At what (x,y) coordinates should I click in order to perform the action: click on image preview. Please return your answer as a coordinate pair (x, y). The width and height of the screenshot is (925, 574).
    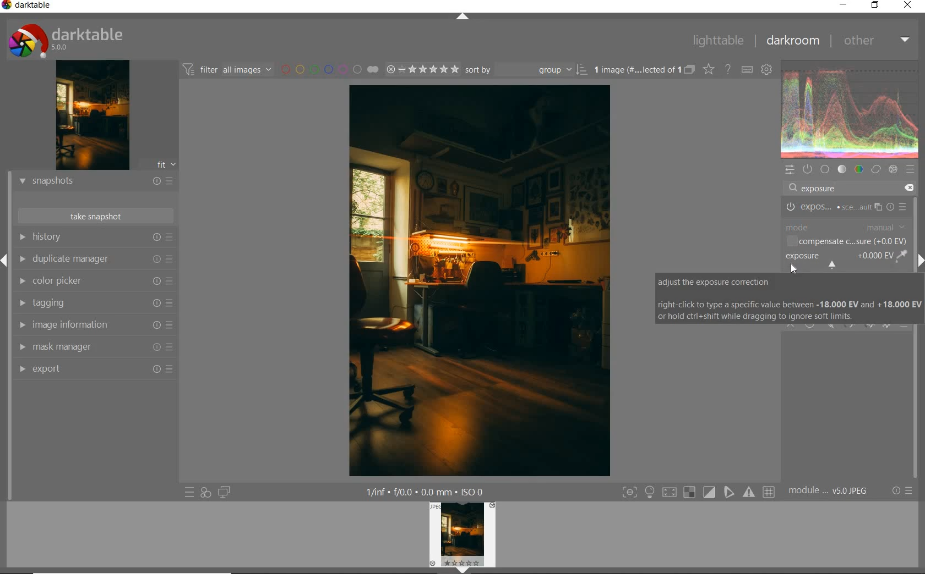
    Looking at the image, I should click on (465, 537).